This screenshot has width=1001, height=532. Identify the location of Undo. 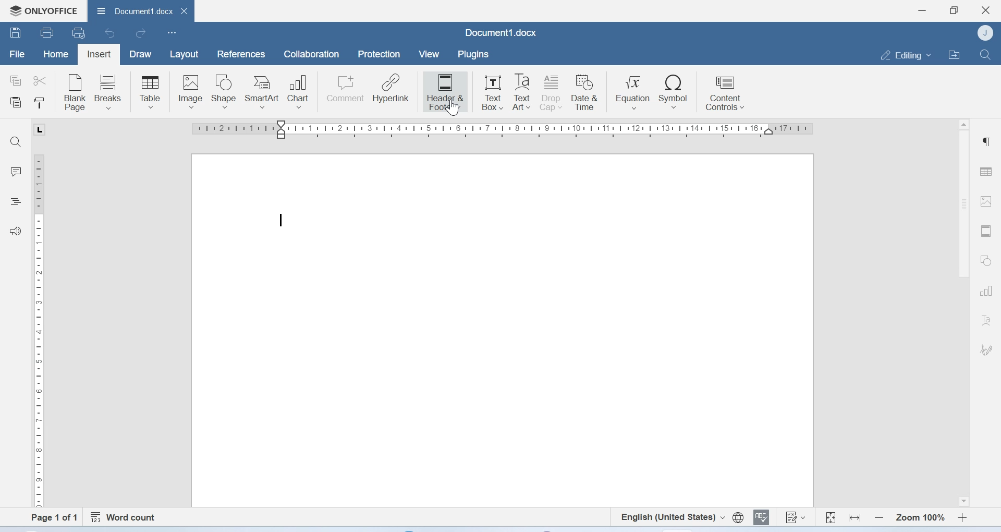
(111, 34).